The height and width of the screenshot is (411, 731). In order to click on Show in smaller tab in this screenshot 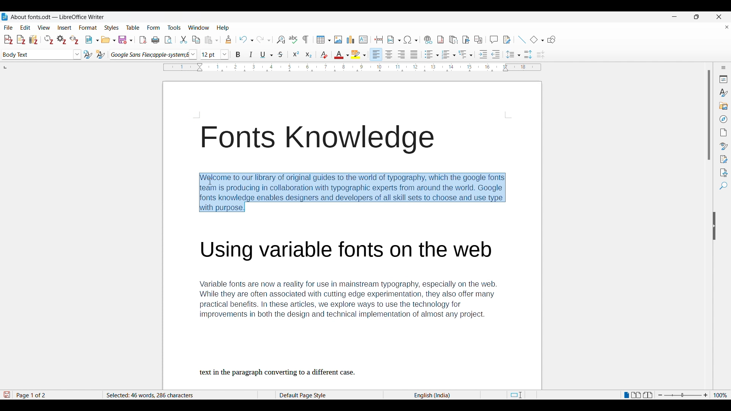, I will do `click(696, 17)`.